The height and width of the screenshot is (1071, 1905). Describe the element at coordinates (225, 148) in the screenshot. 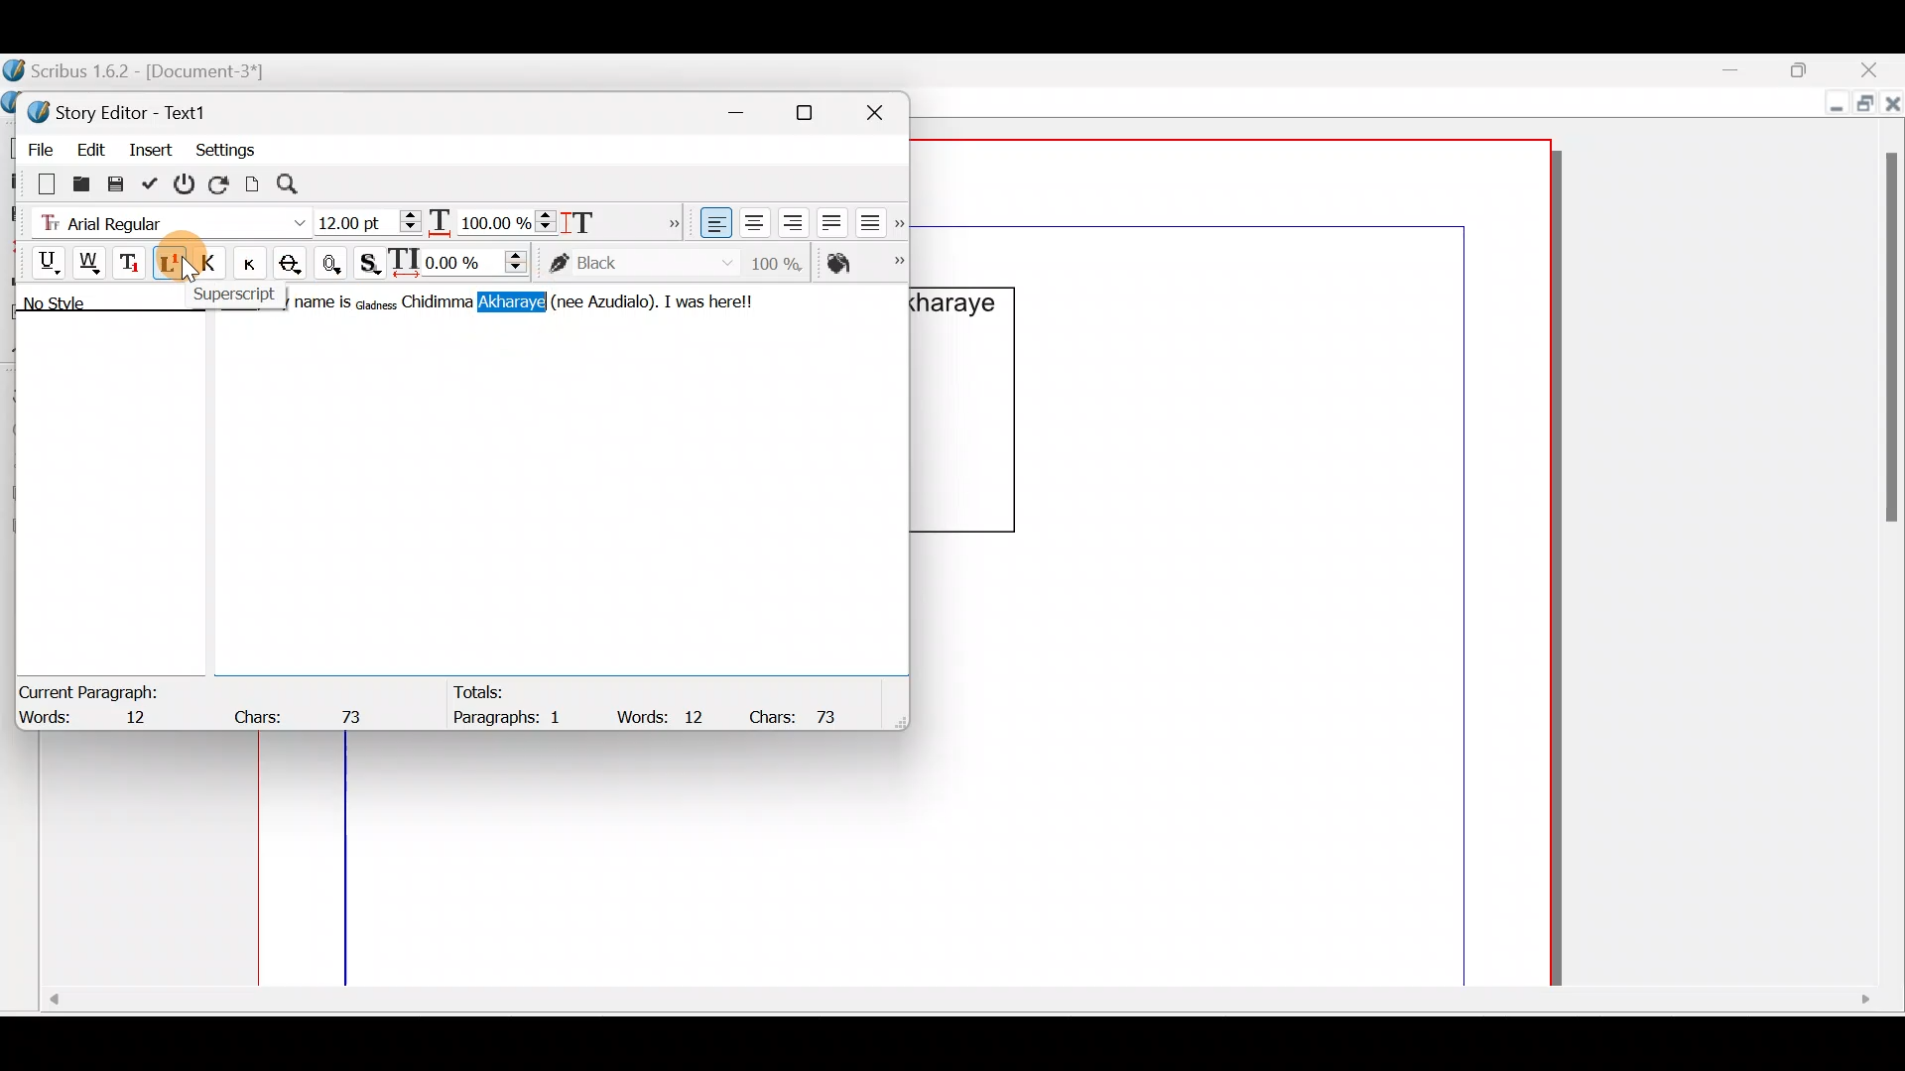

I see `Settings` at that location.